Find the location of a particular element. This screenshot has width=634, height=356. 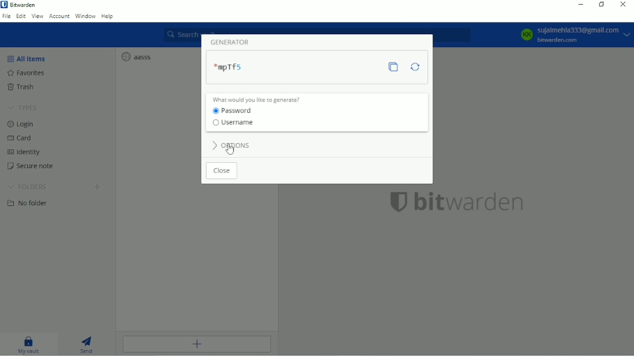

Close is located at coordinates (624, 4).